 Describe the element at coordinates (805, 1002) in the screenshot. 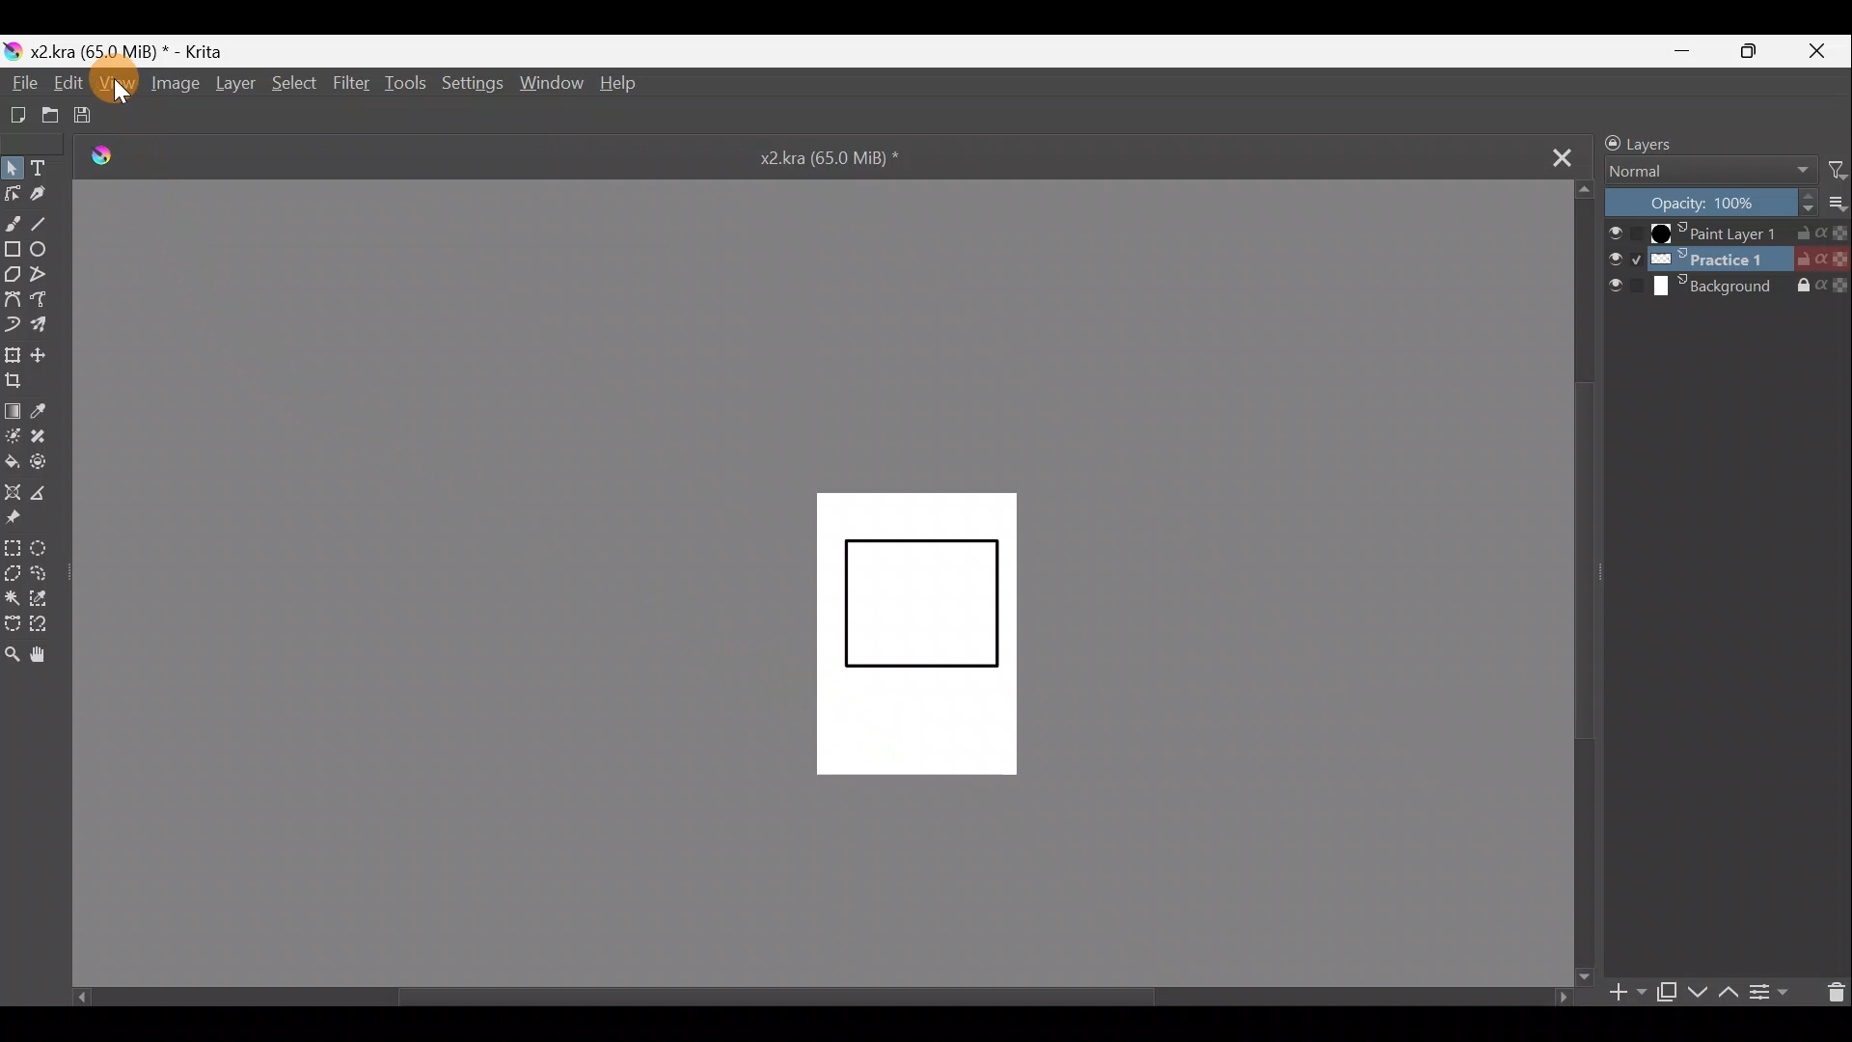

I see `Scroll bar` at that location.